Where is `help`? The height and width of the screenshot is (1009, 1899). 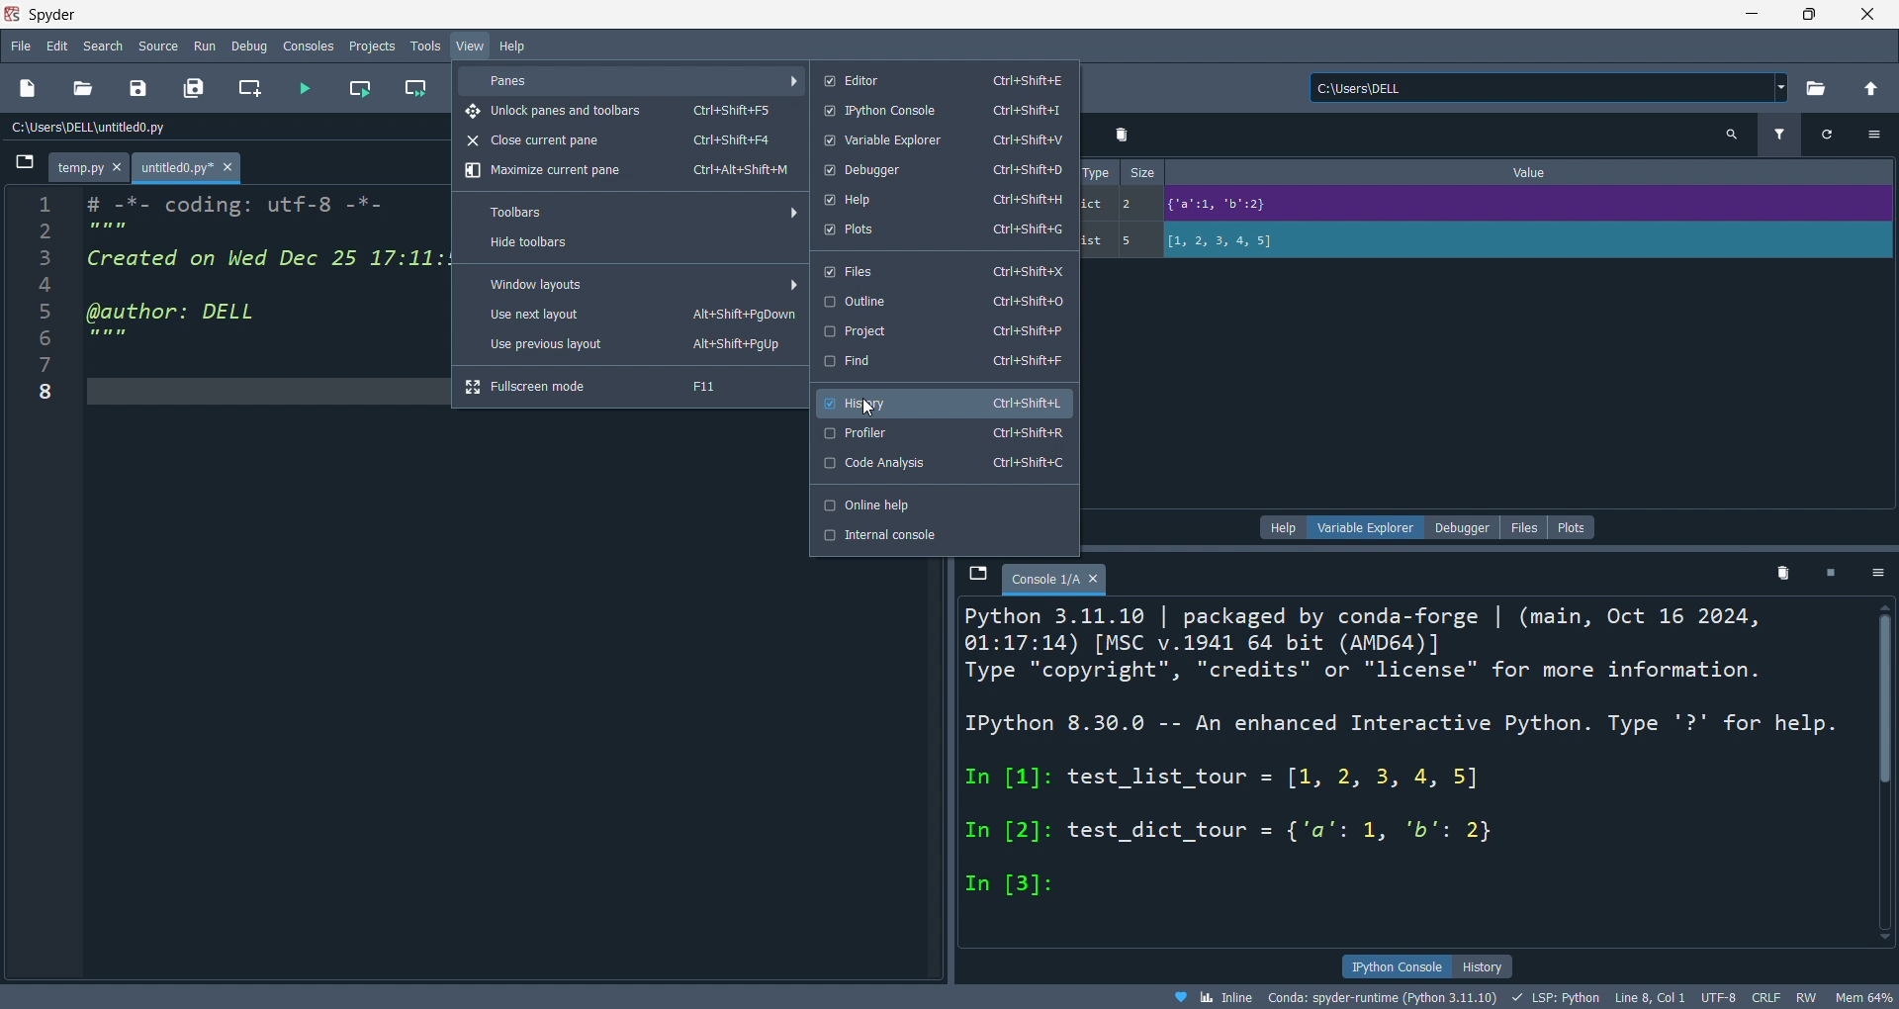
help is located at coordinates (514, 46).